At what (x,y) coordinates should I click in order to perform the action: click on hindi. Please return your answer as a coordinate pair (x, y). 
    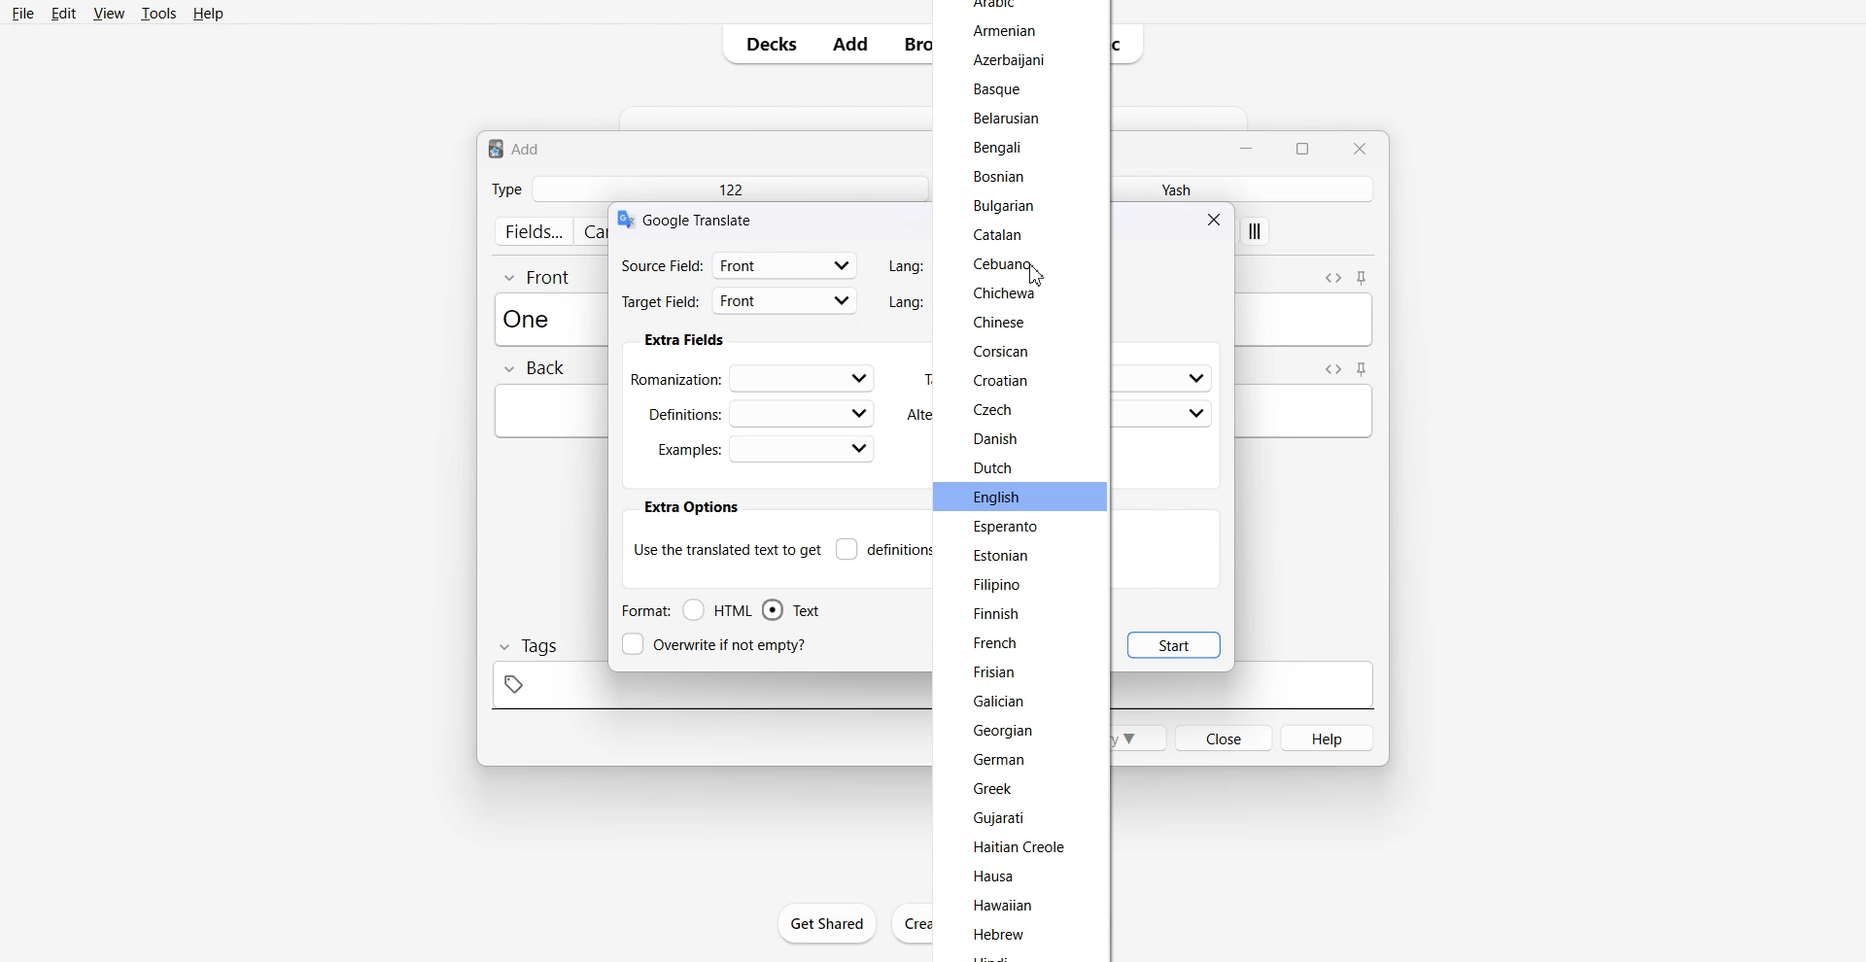
    Looking at the image, I should click on (994, 955).